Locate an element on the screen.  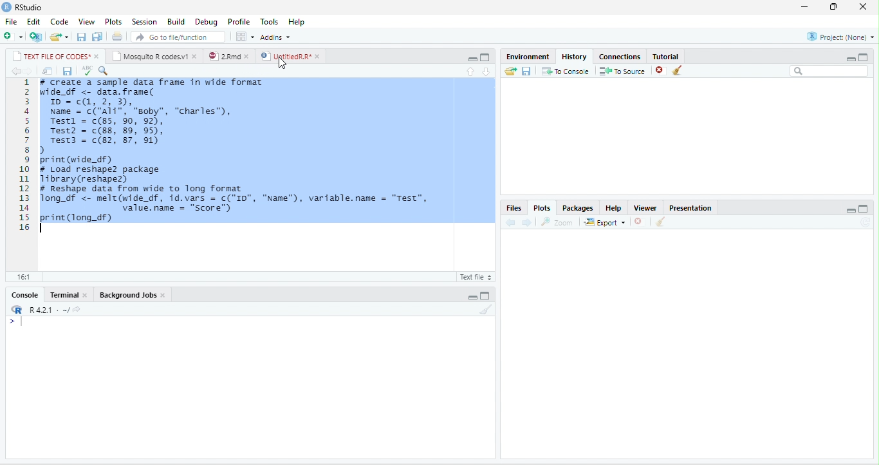
2.Rmd is located at coordinates (224, 56).